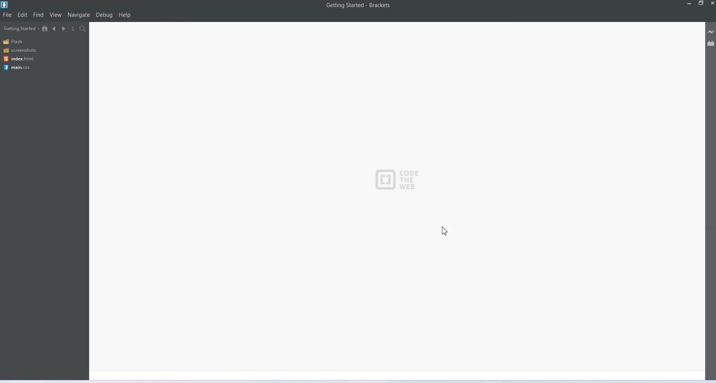  Describe the element at coordinates (711, 32) in the screenshot. I see `Live preview` at that location.